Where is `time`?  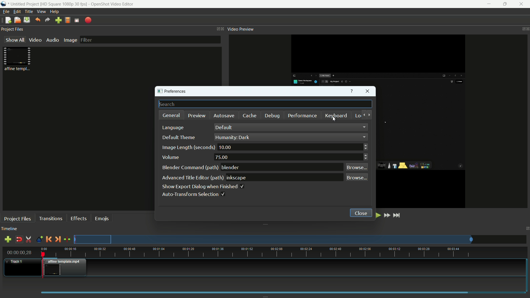
time is located at coordinates (284, 252).